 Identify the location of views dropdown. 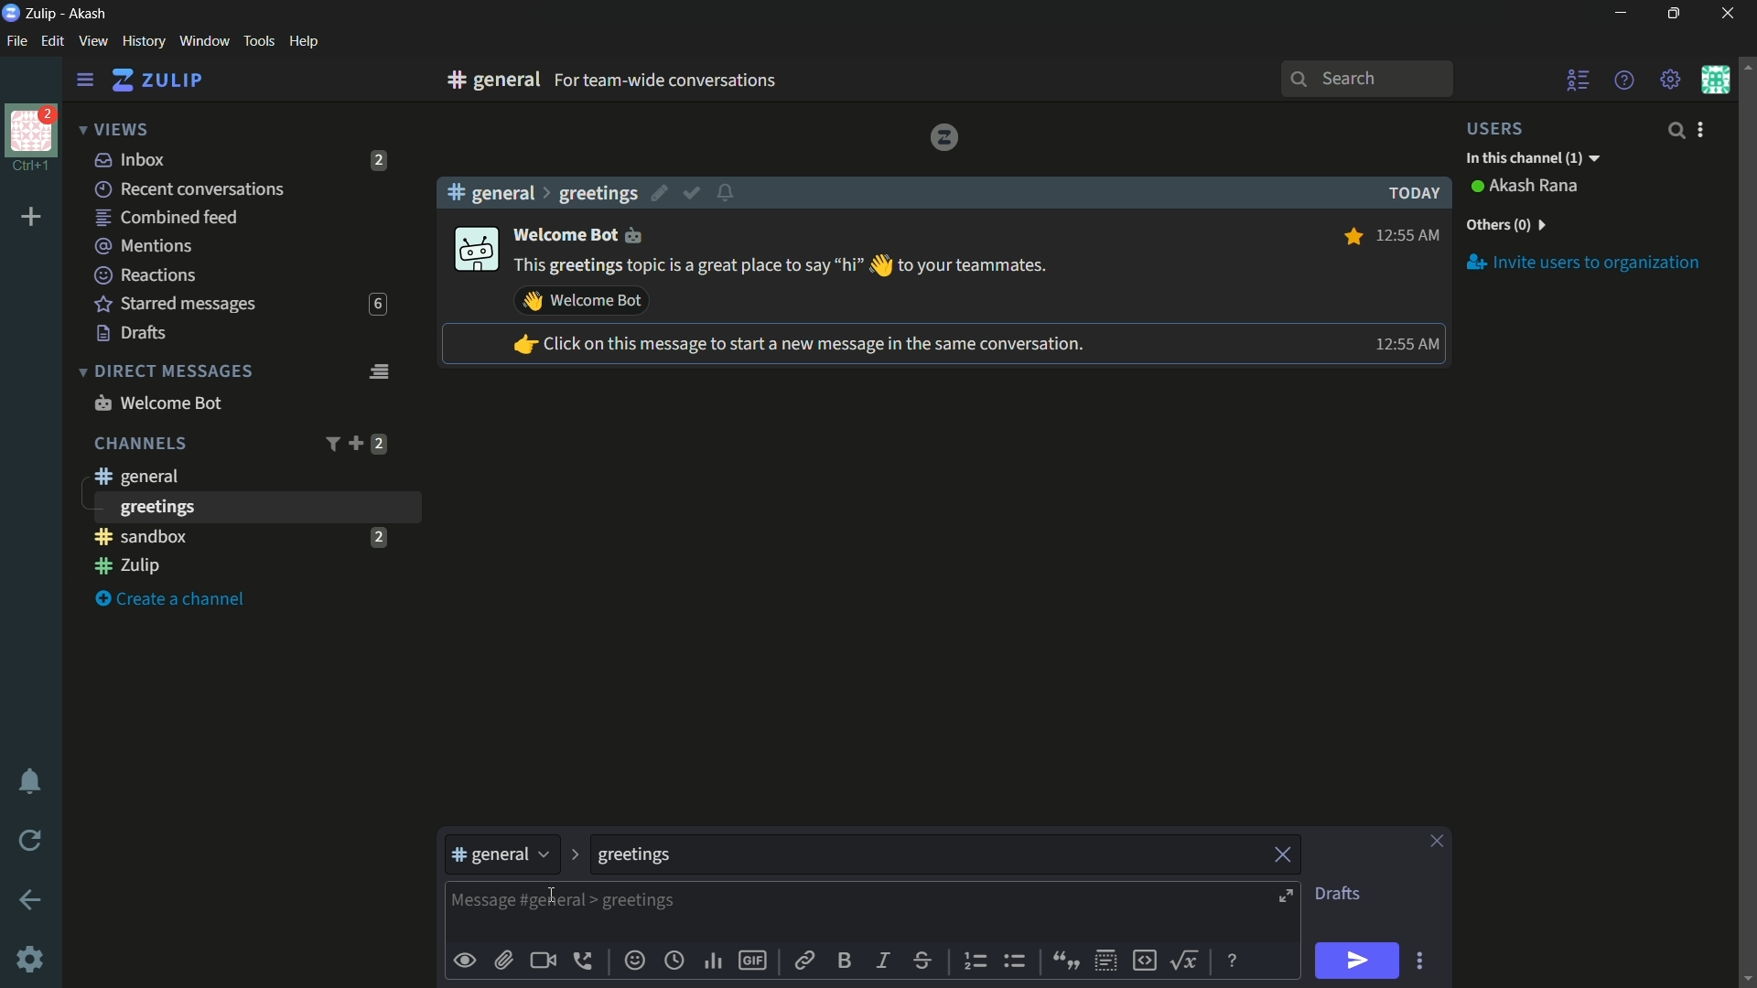
(113, 131).